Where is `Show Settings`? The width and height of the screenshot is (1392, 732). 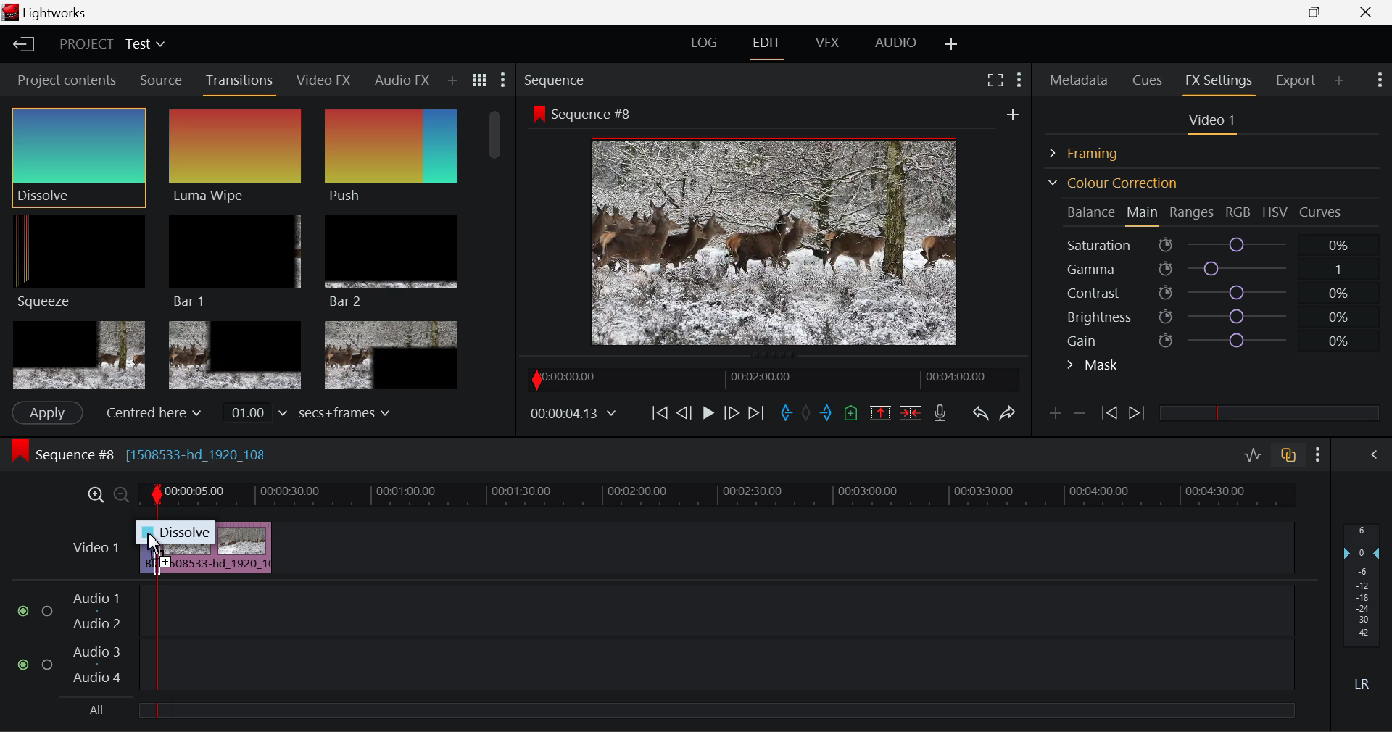
Show Settings is located at coordinates (502, 83).